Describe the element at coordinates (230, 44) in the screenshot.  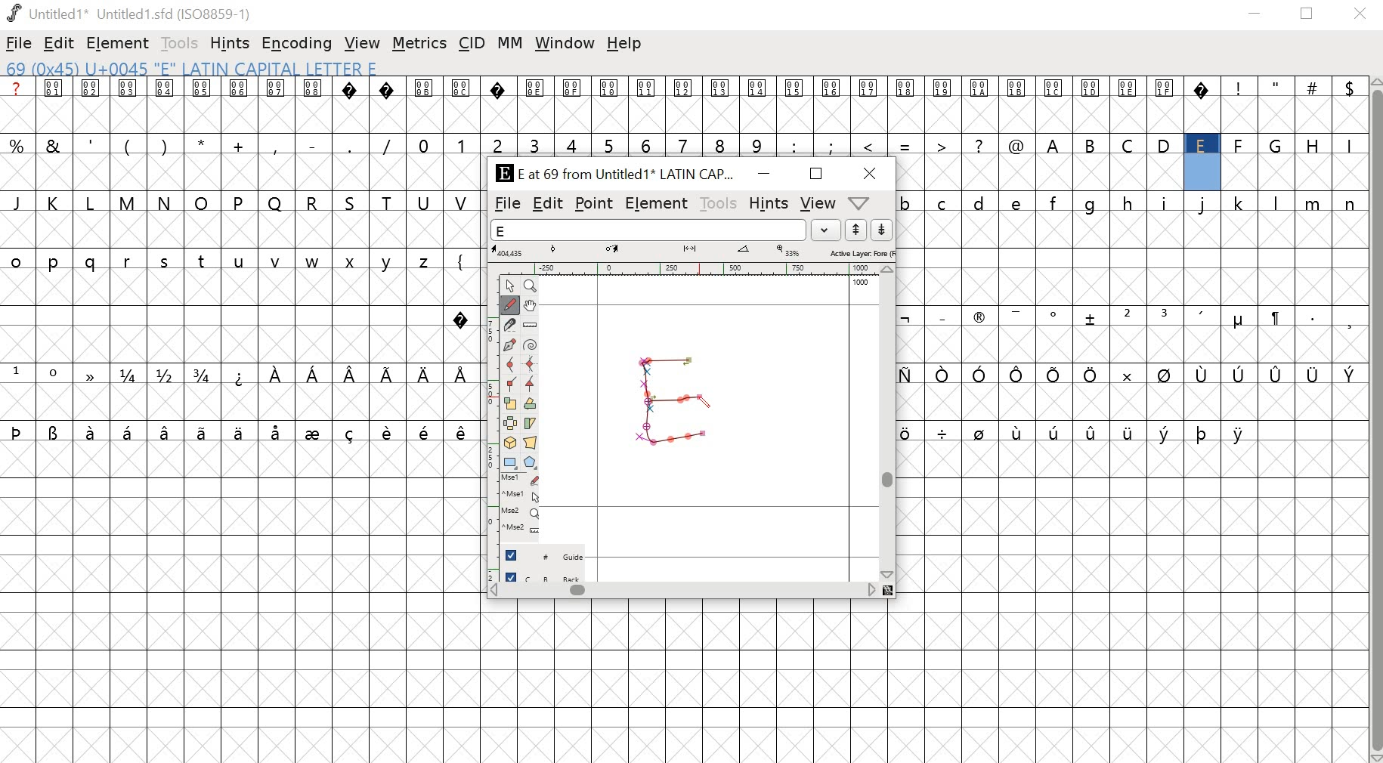
I see `hints` at that location.